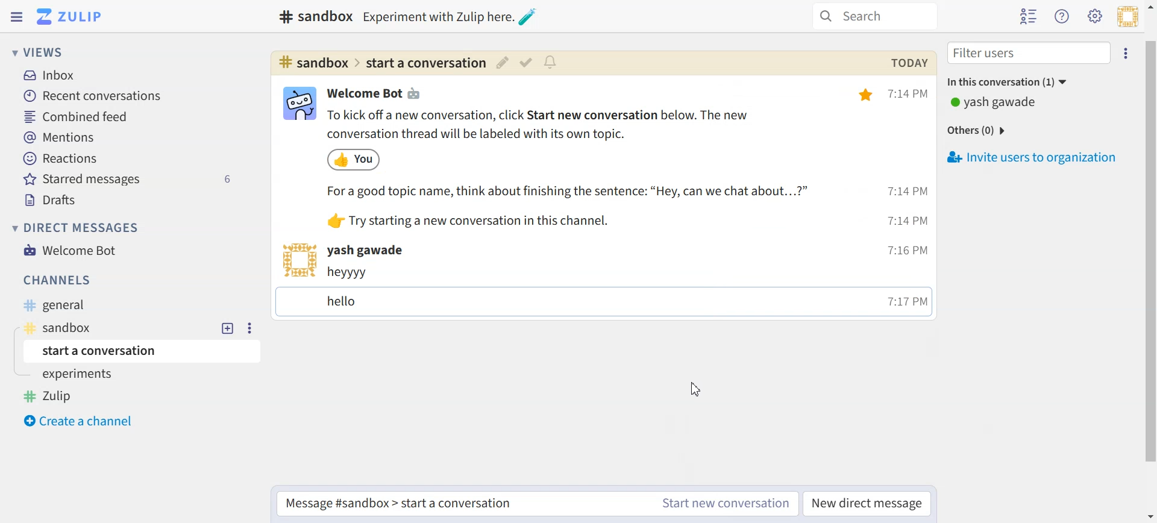 This screenshot has width=1157, height=523. Describe the element at coordinates (562, 124) in the screenshot. I see `Text` at that location.